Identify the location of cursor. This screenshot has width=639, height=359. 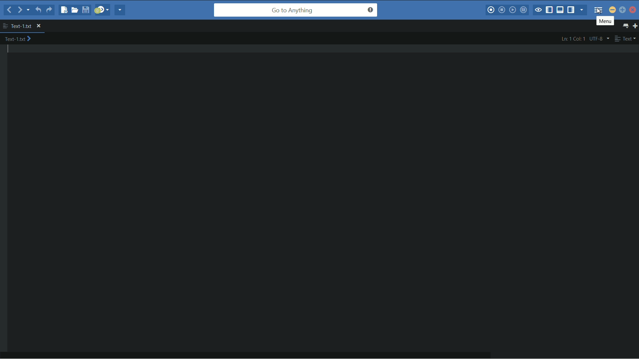
(600, 12).